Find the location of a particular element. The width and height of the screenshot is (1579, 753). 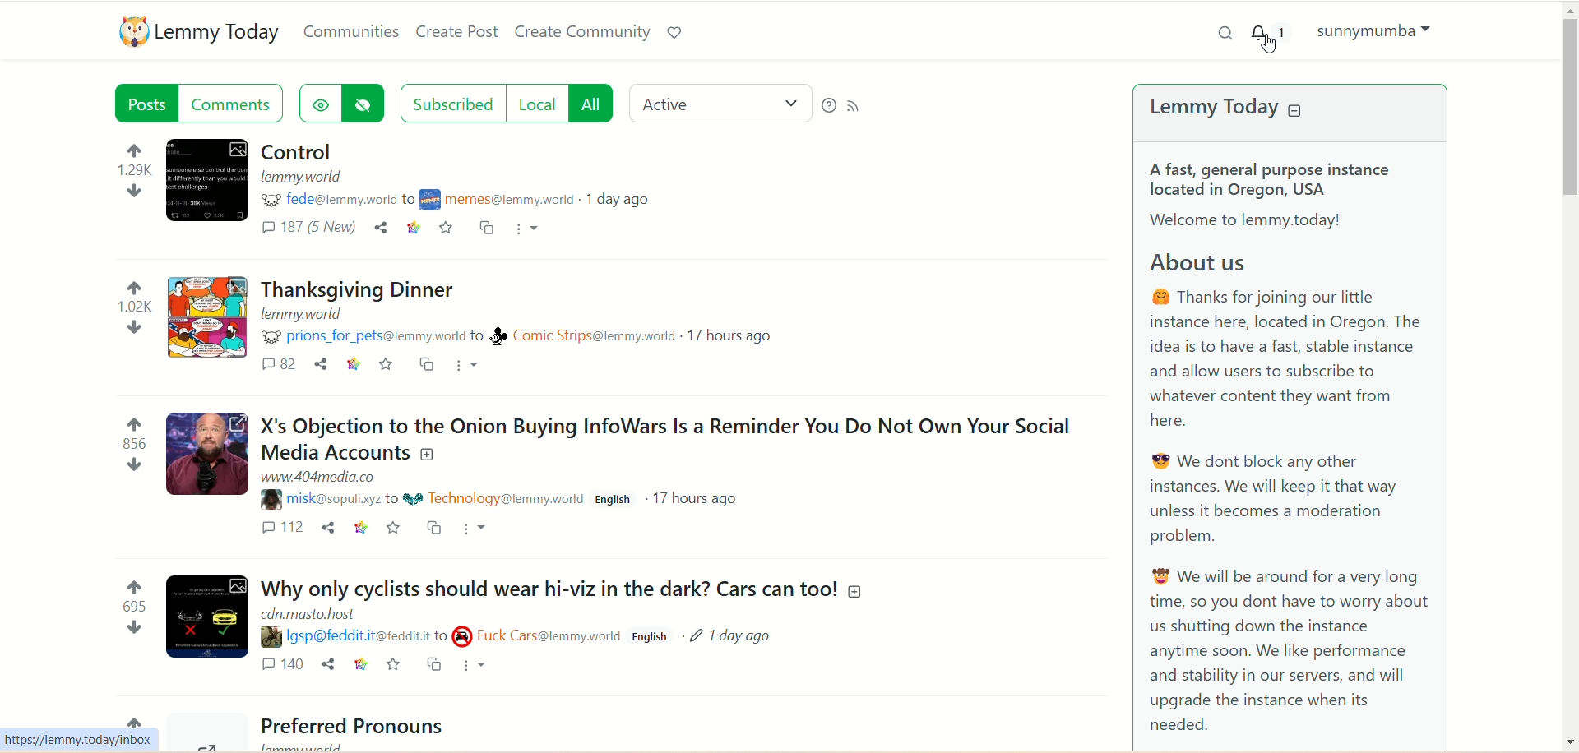

collapse is located at coordinates (1295, 111).